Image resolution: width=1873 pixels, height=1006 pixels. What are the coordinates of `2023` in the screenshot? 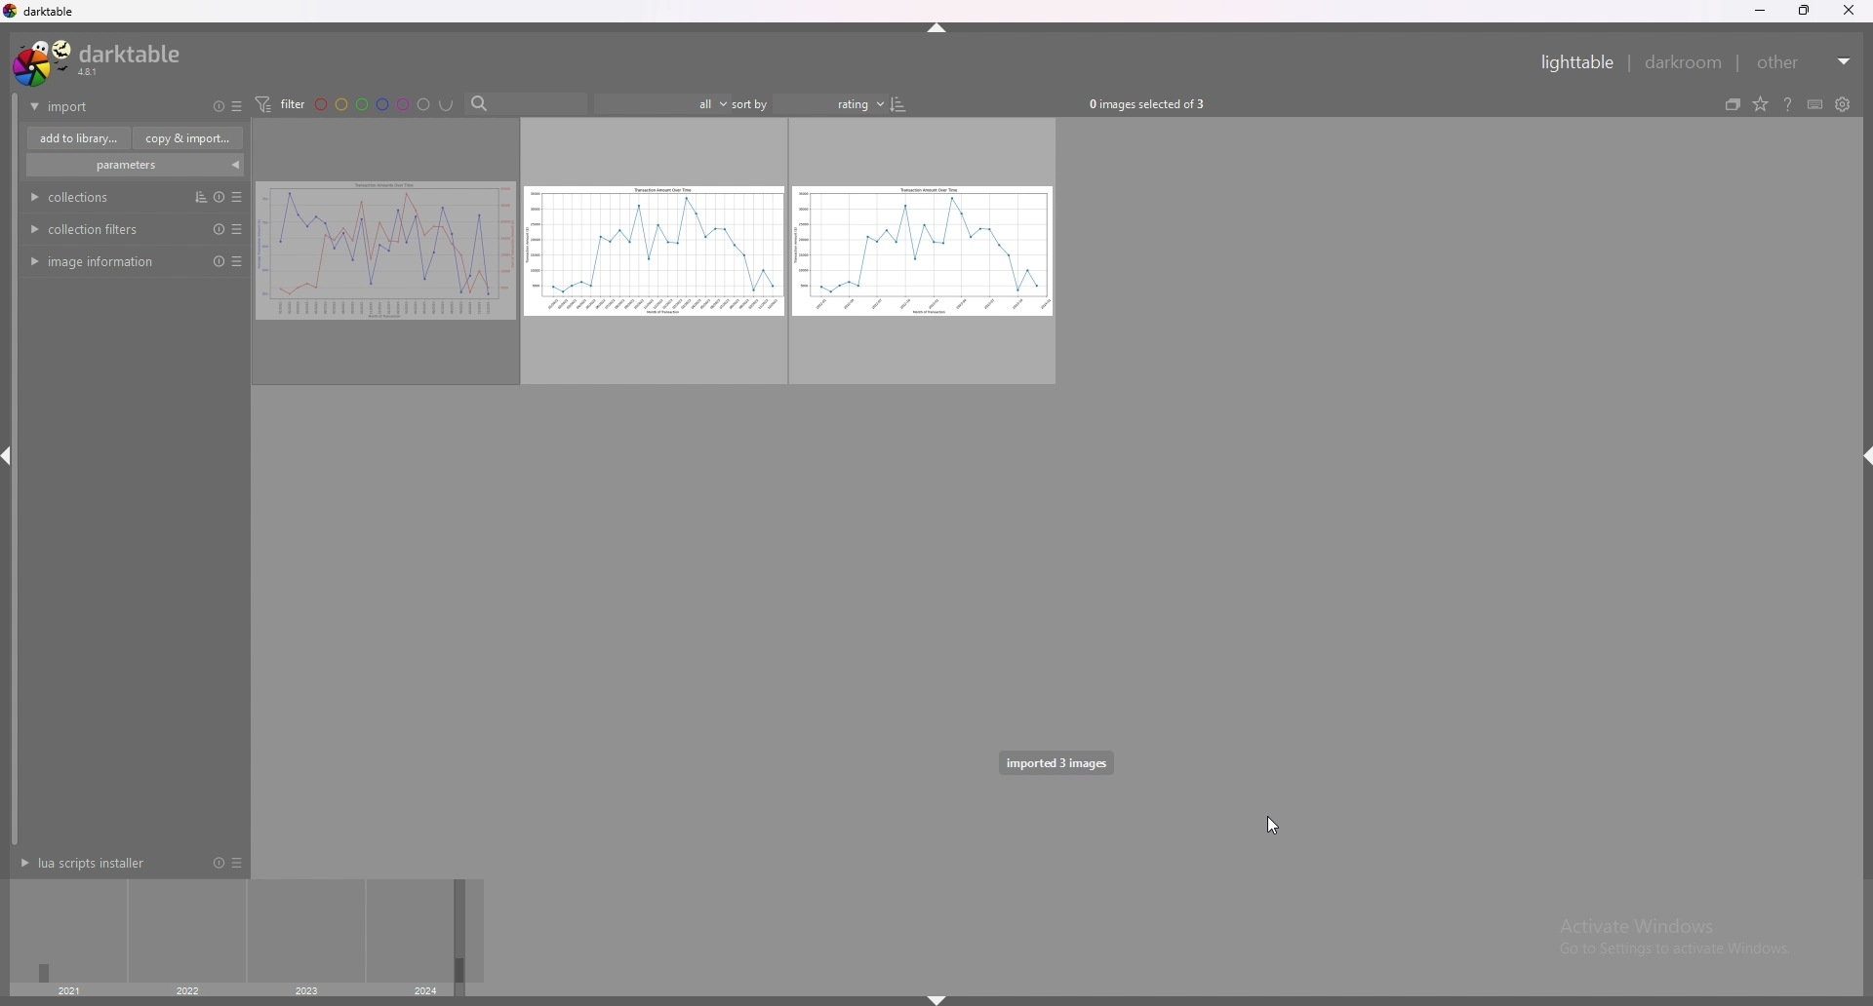 It's located at (308, 992).